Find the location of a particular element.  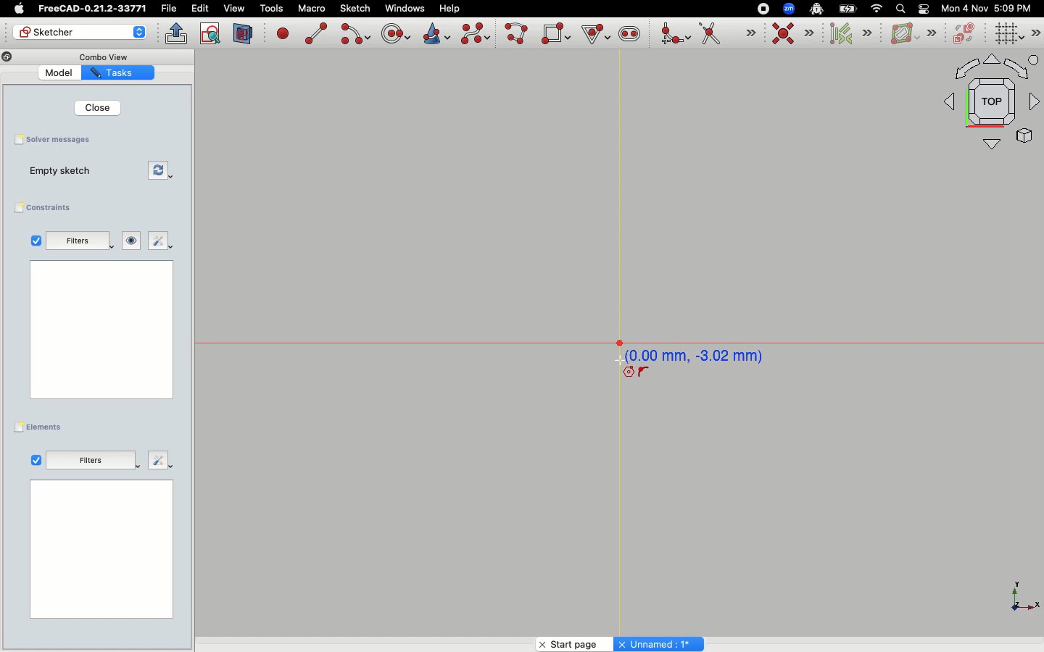

Solver messages is located at coordinates (56, 139).